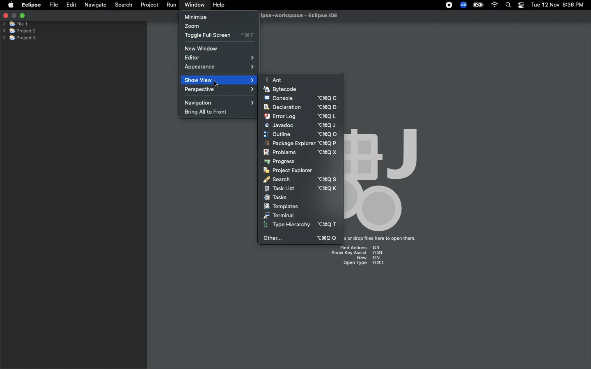 This screenshot has height=369, width=591. I want to click on Project explorer, so click(288, 170).